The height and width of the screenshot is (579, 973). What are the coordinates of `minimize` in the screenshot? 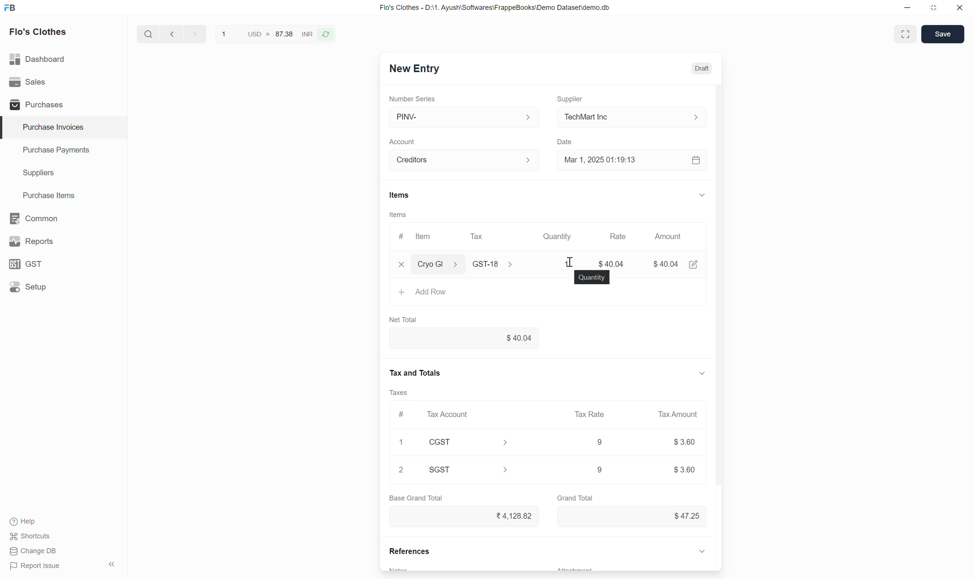 It's located at (908, 10).